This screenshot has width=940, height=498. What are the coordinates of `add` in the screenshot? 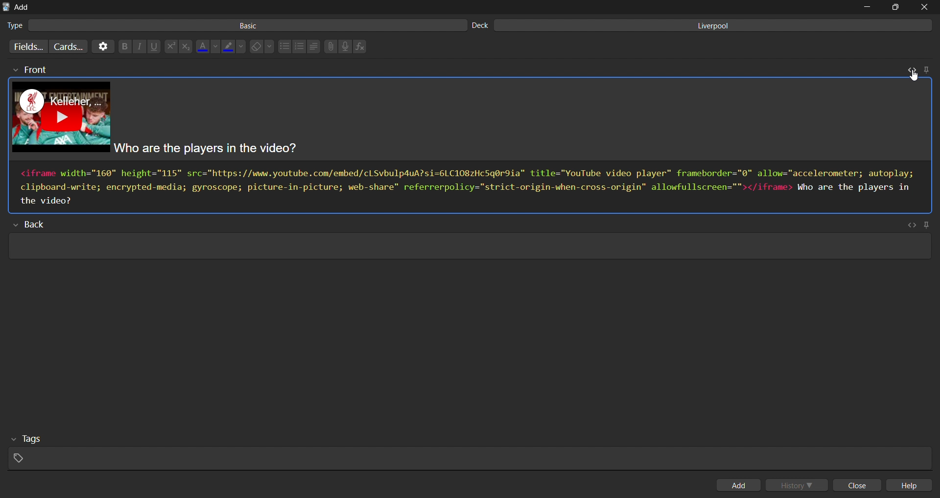 It's located at (740, 485).